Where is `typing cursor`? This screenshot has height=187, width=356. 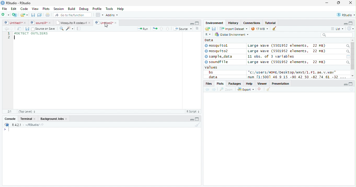 typing cursor is located at coordinates (14, 38).